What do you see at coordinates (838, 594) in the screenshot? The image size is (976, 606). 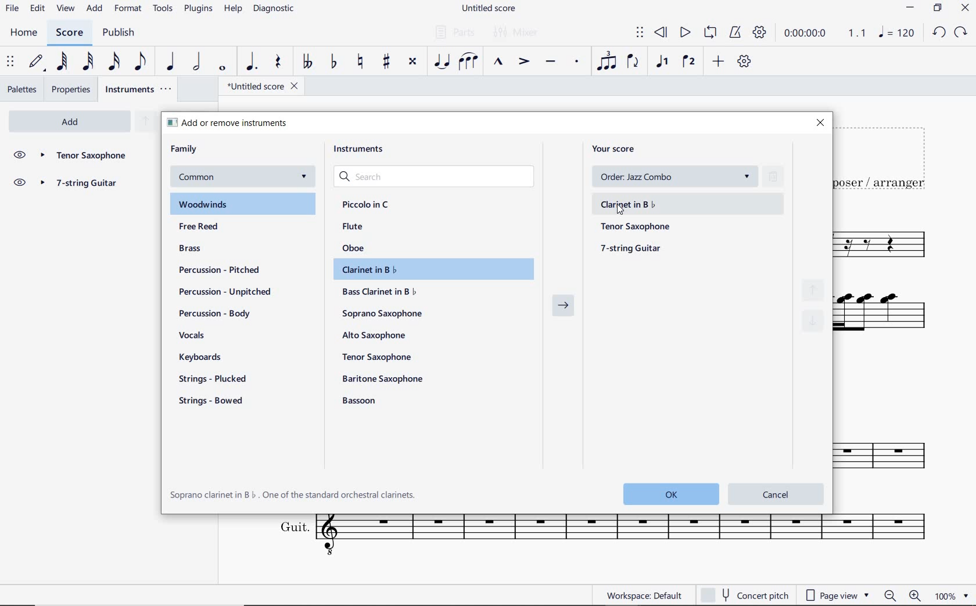 I see `PAGE VIEW` at bounding box center [838, 594].